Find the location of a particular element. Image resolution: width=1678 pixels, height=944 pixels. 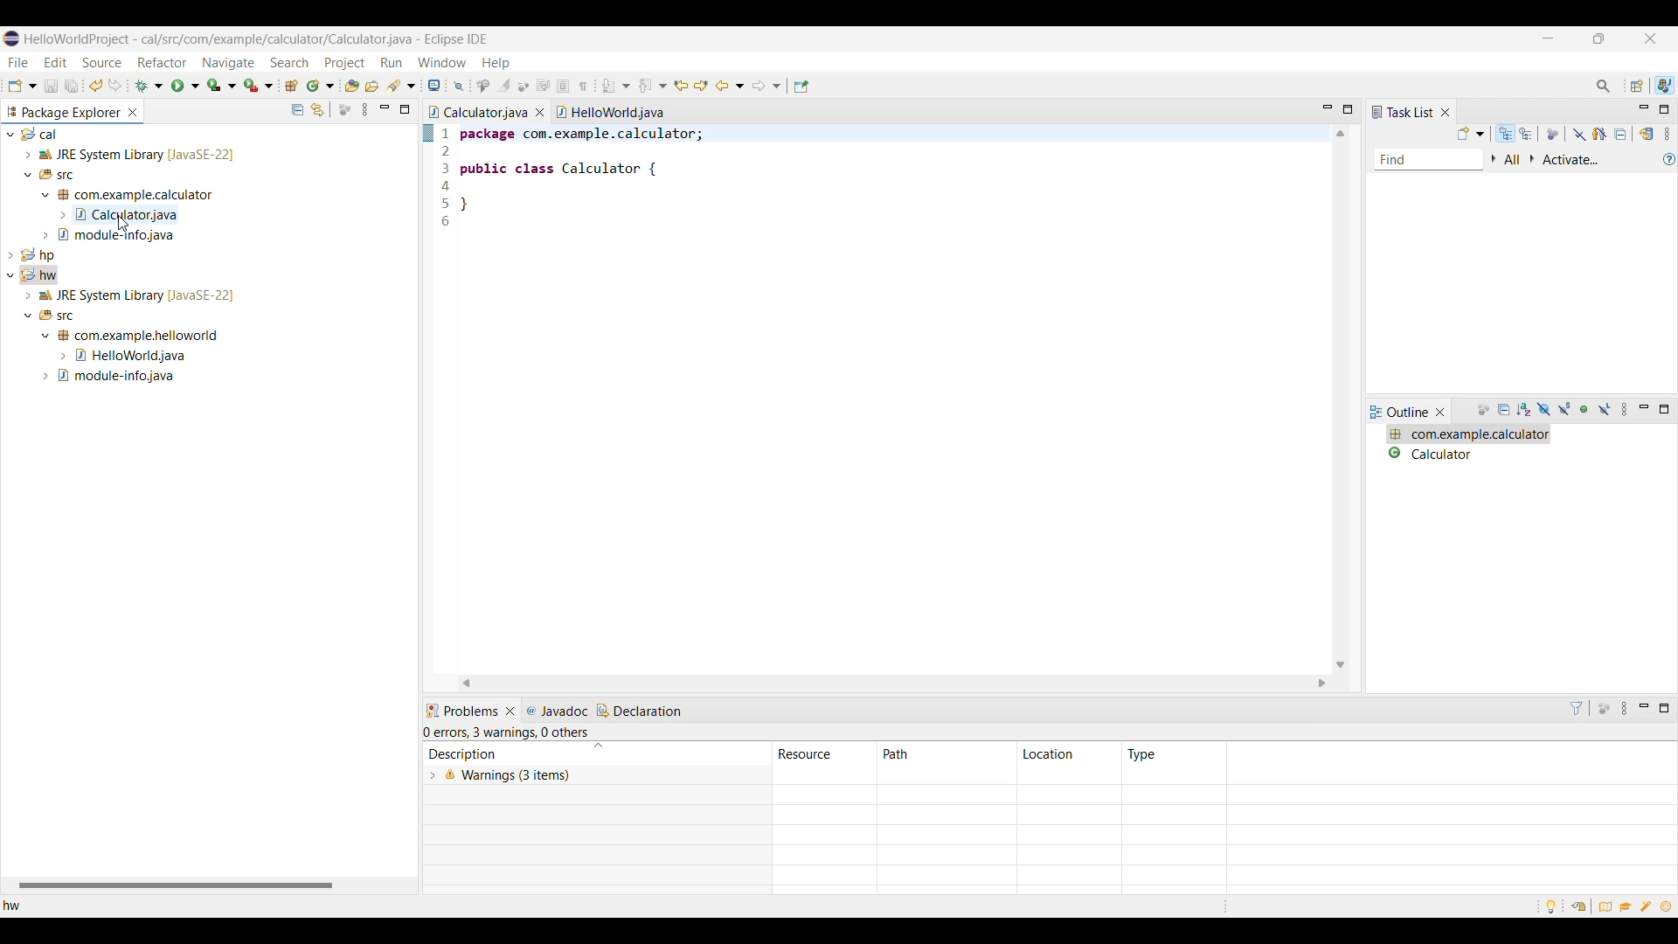

Quick slide to top is located at coordinates (1340, 134).